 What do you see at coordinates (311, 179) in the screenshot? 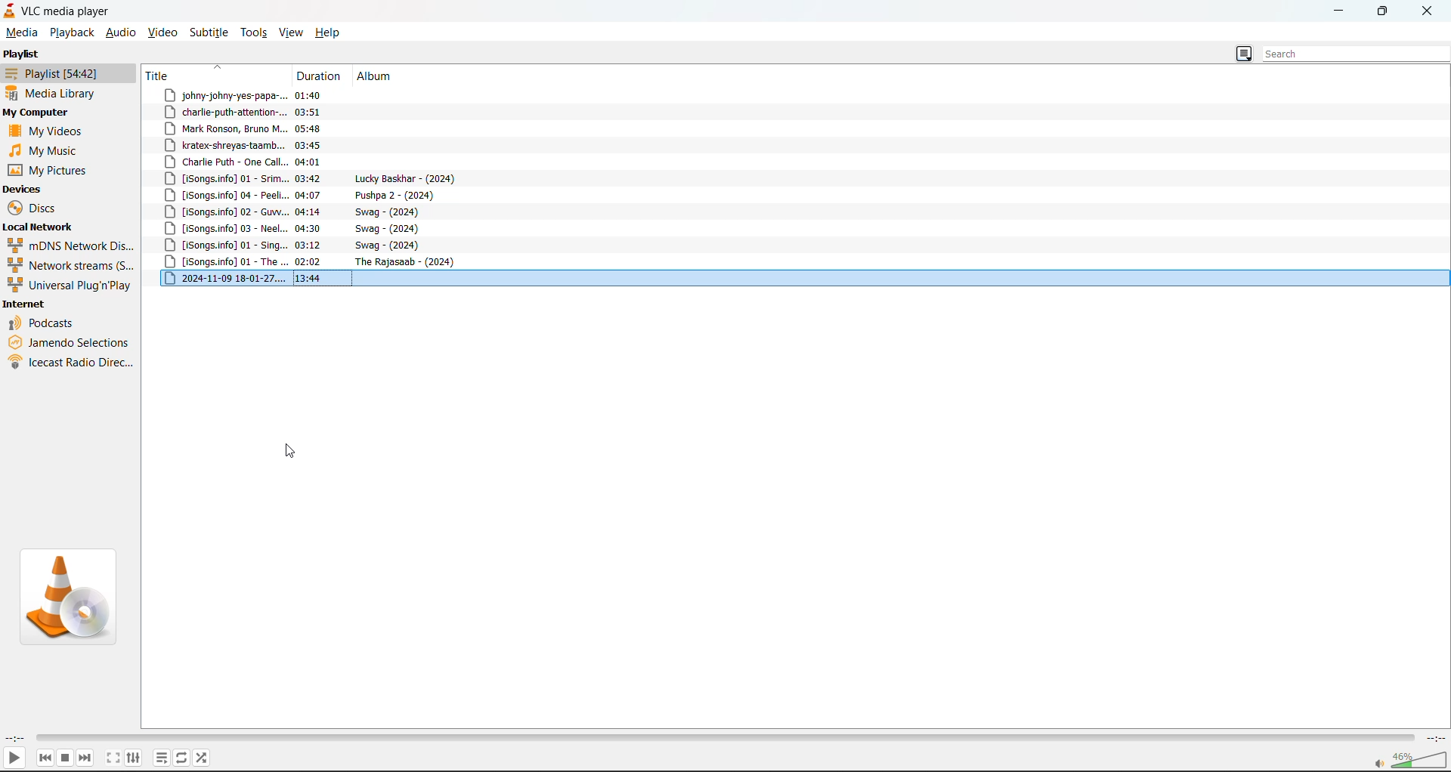
I see `track 6 title, duration and album details` at bounding box center [311, 179].